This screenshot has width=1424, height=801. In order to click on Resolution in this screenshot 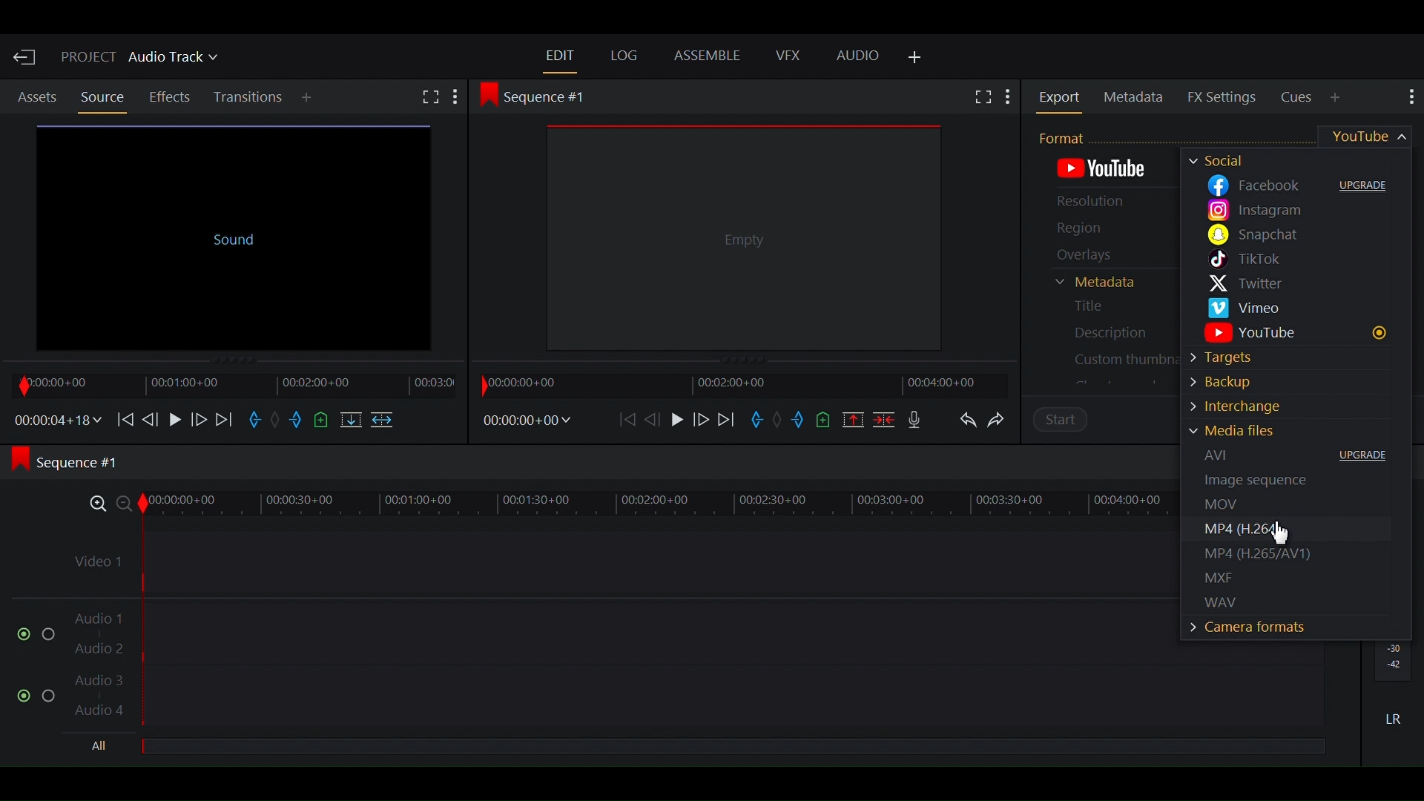, I will do `click(1103, 203)`.